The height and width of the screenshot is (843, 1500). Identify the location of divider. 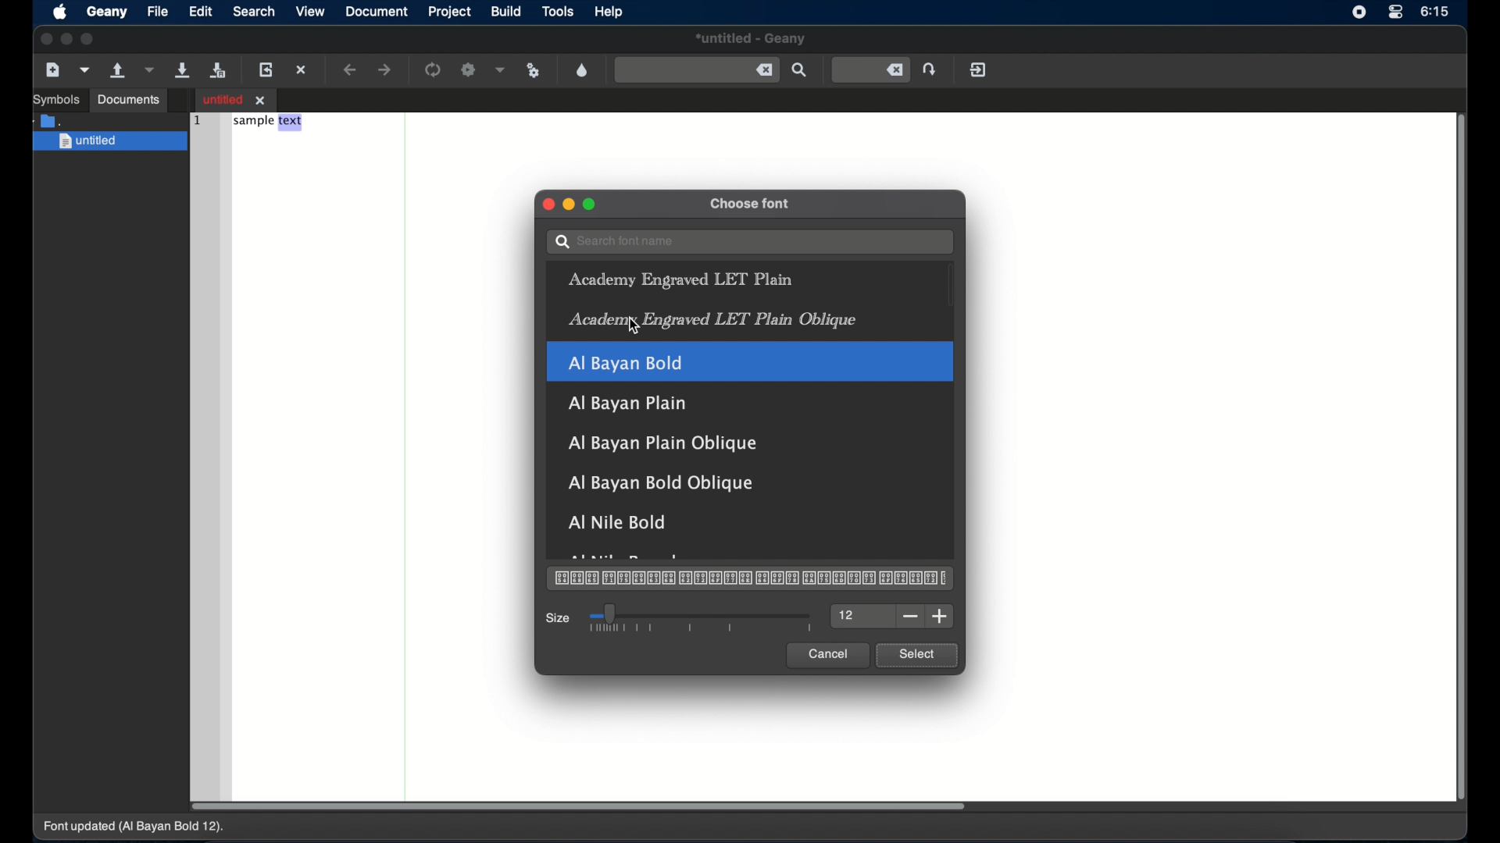
(407, 453).